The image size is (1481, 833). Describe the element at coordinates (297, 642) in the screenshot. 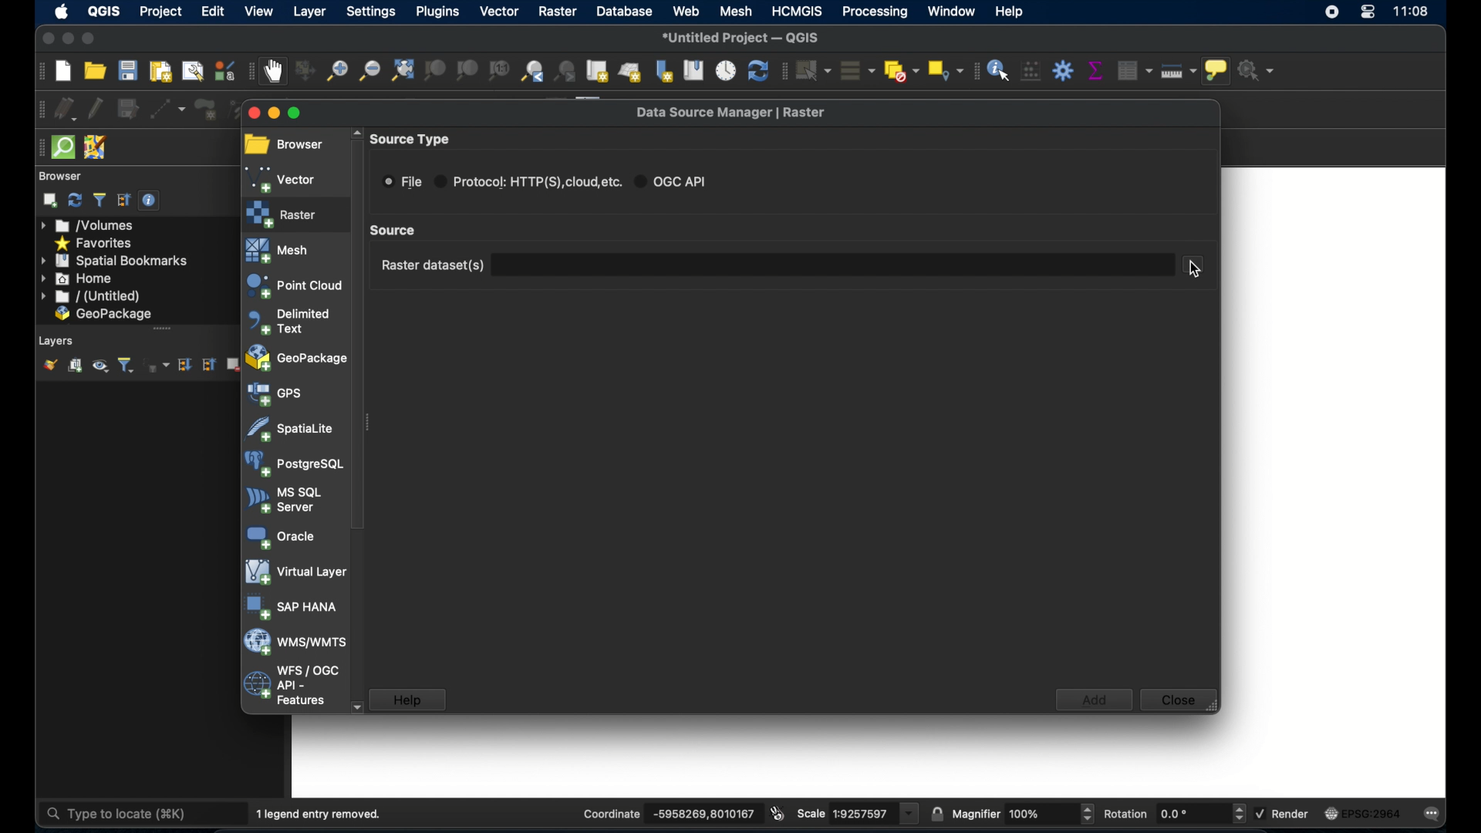

I see `was/wmts` at that location.